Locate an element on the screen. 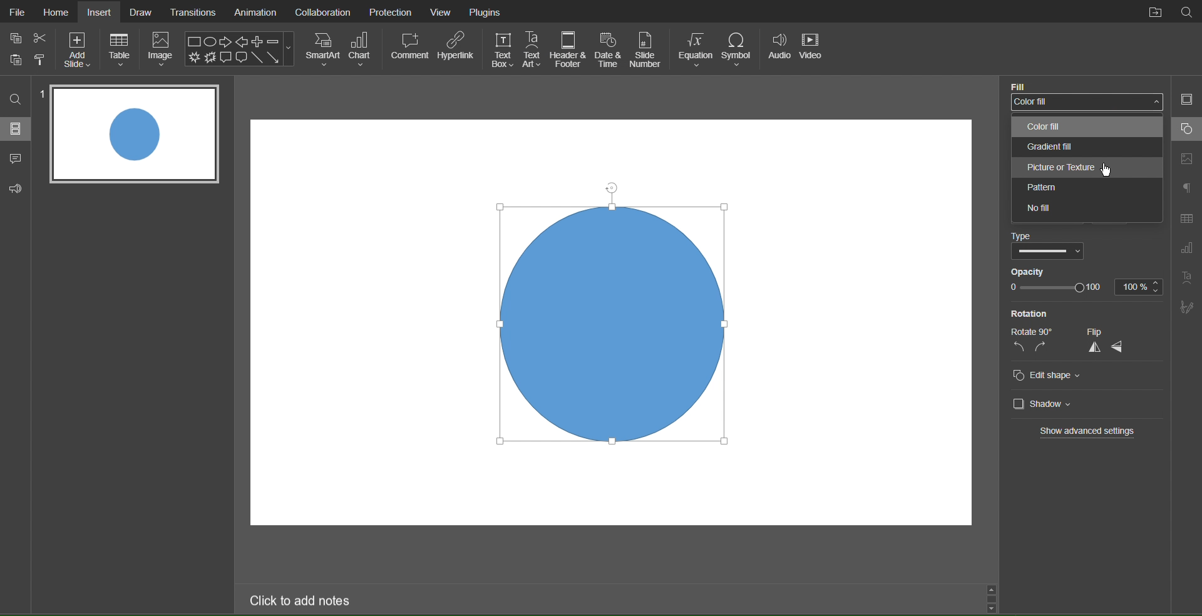 This screenshot has width=1202, height=616. Insert is located at coordinates (100, 11).